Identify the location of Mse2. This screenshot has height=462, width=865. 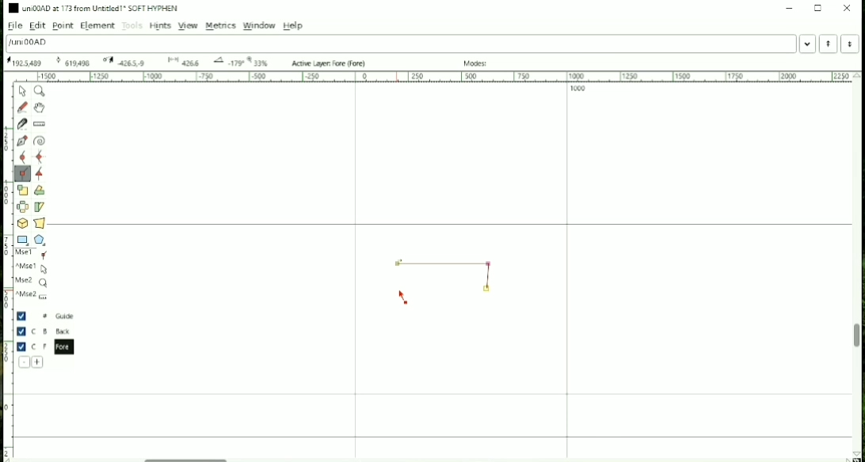
(32, 282).